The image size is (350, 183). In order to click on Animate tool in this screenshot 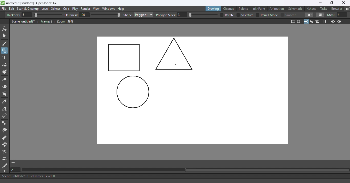, I will do `click(5, 28)`.